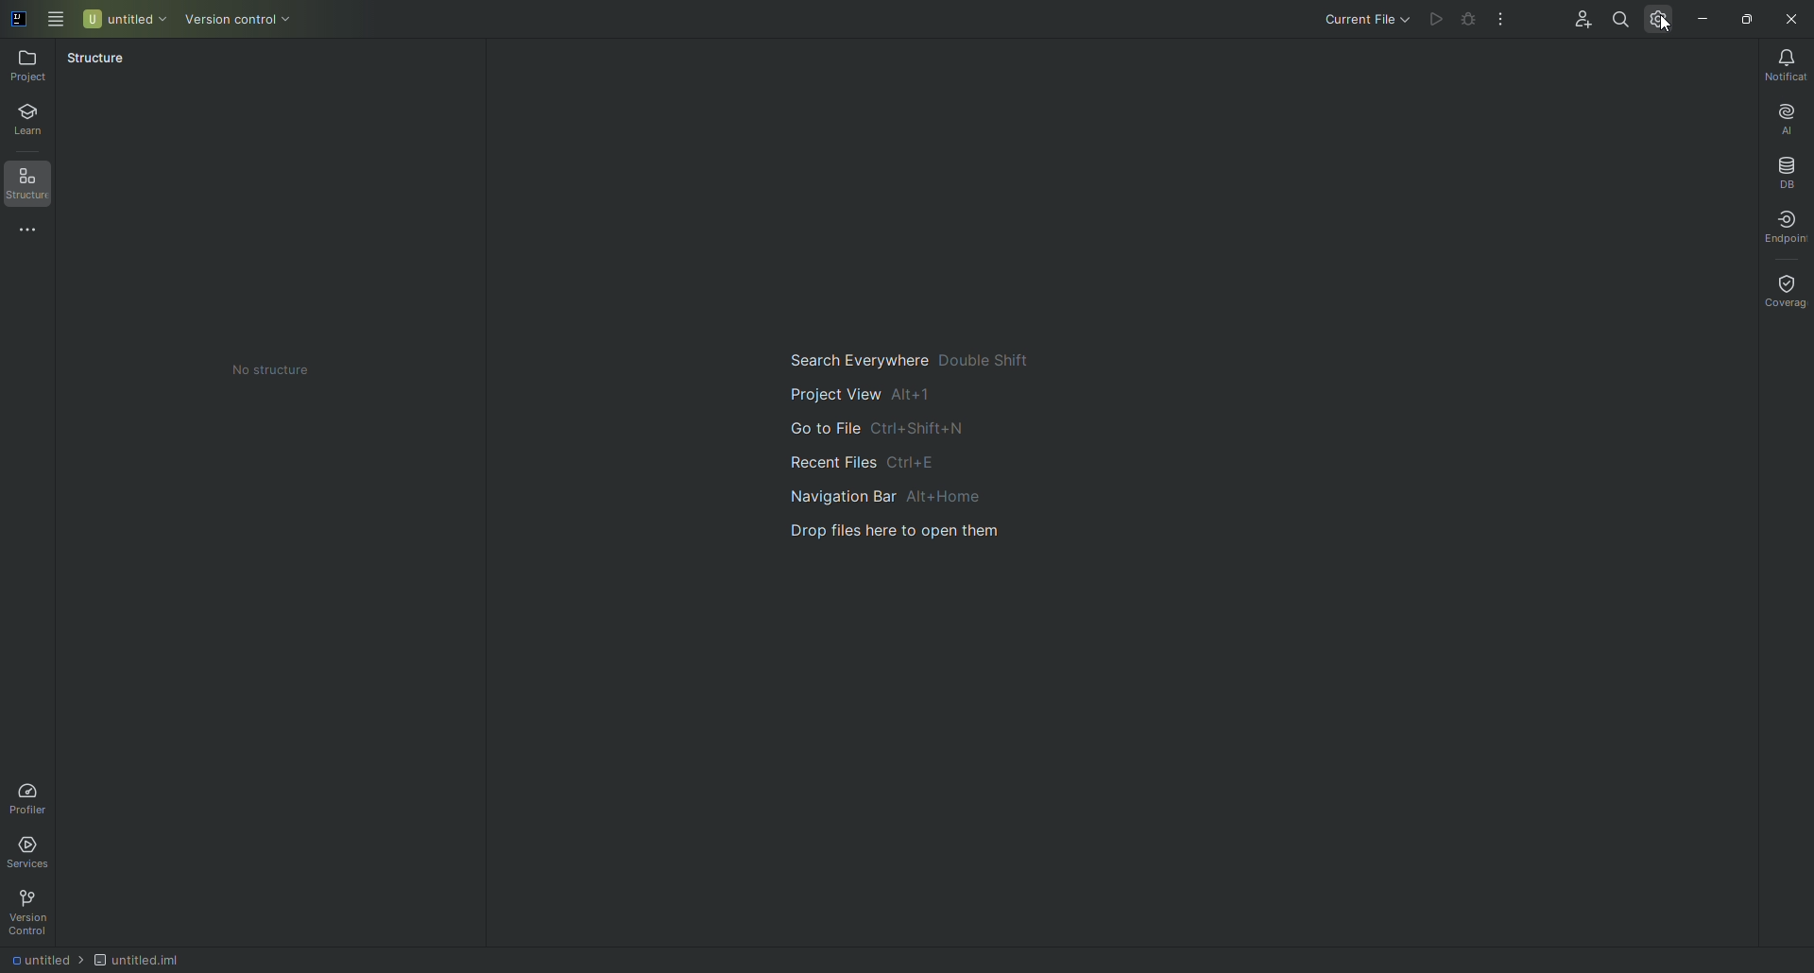 The image size is (1814, 973). What do you see at coordinates (275, 369) in the screenshot?
I see `No Structure` at bounding box center [275, 369].